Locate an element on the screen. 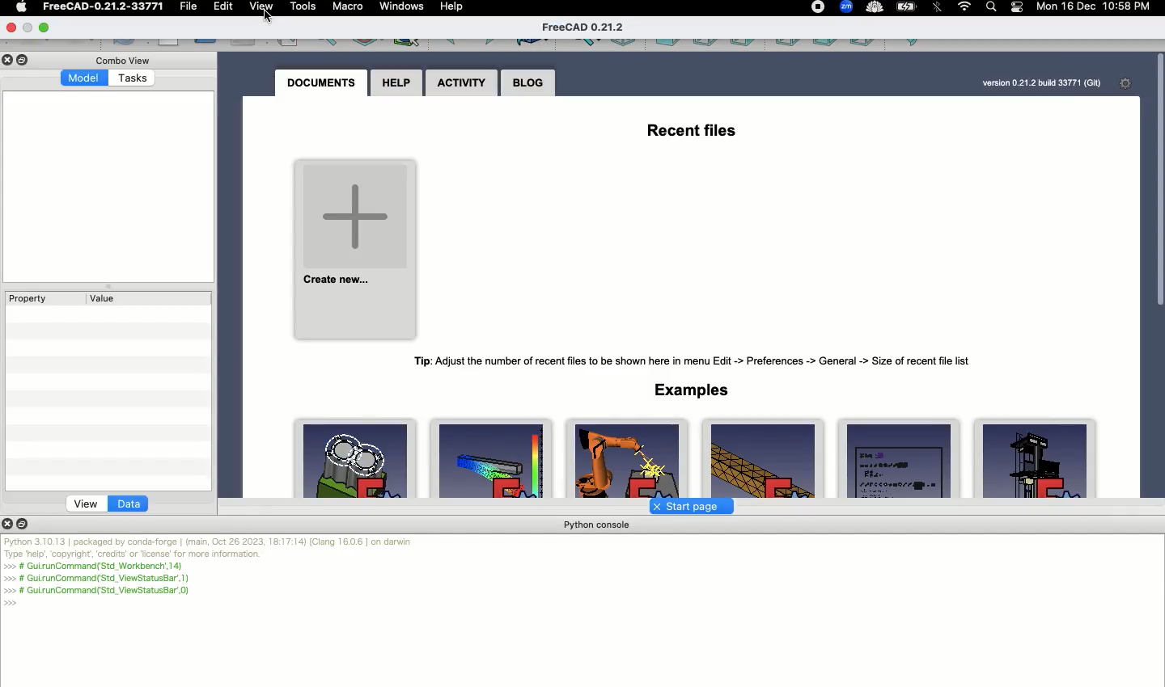 The image size is (1165, 687). View is located at coordinates (87, 504).